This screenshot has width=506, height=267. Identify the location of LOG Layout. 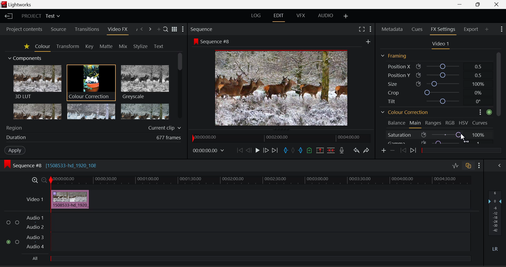
(257, 17).